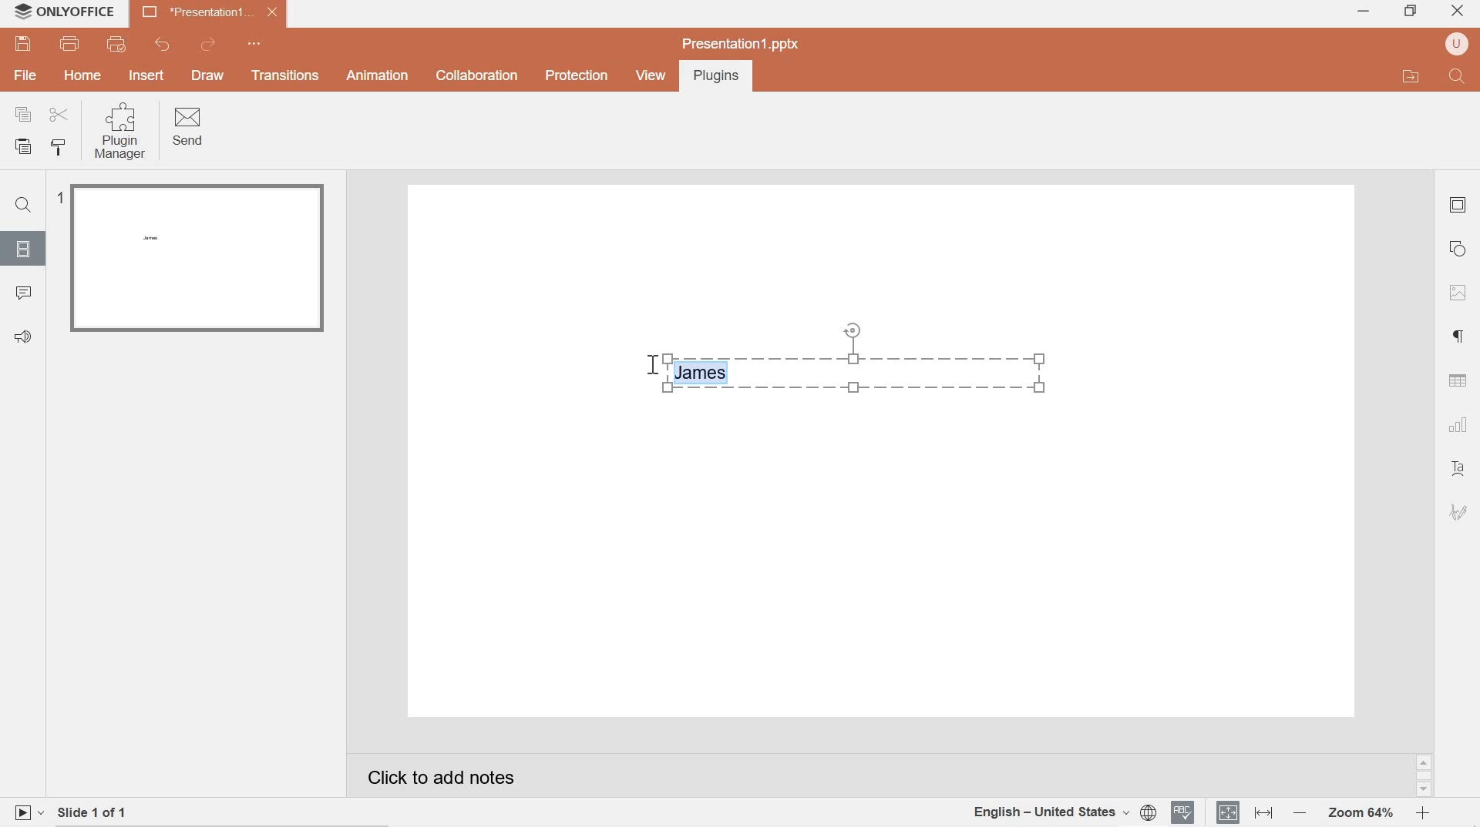 This screenshot has height=827, width=1480. Describe the element at coordinates (24, 249) in the screenshot. I see `slides` at that location.